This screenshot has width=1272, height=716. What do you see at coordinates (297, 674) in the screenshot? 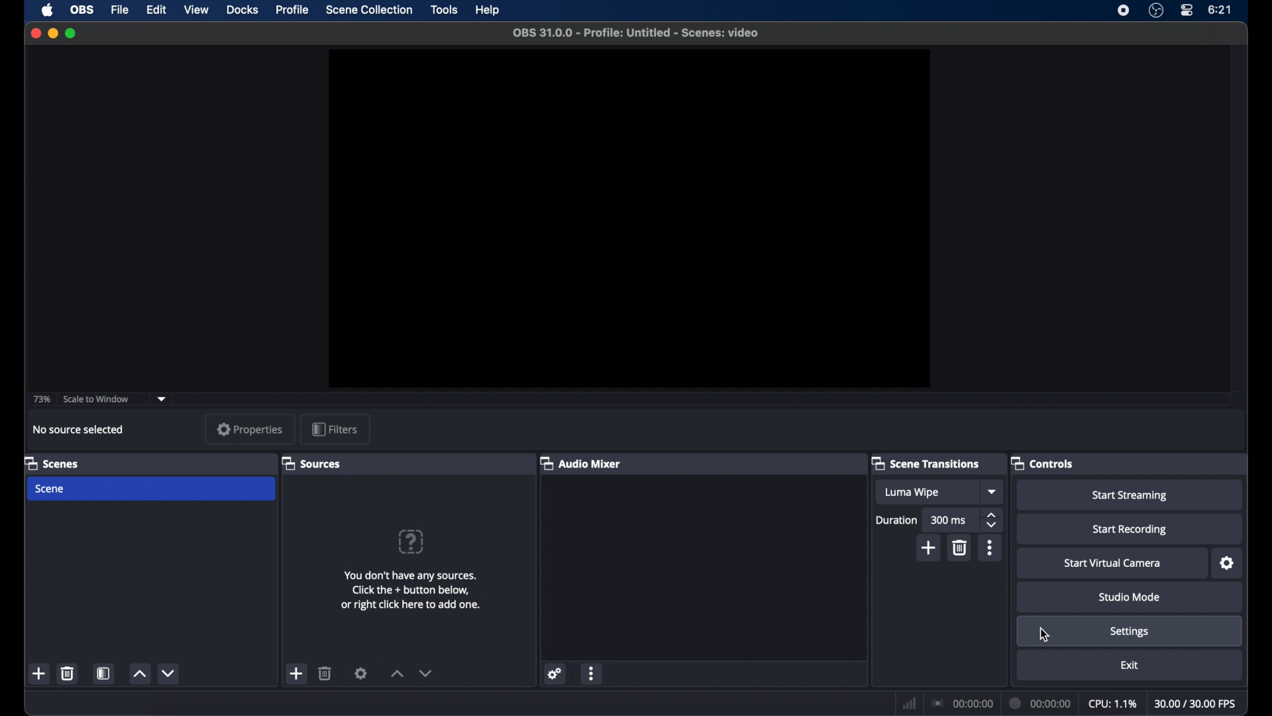
I see `add` at bounding box center [297, 674].